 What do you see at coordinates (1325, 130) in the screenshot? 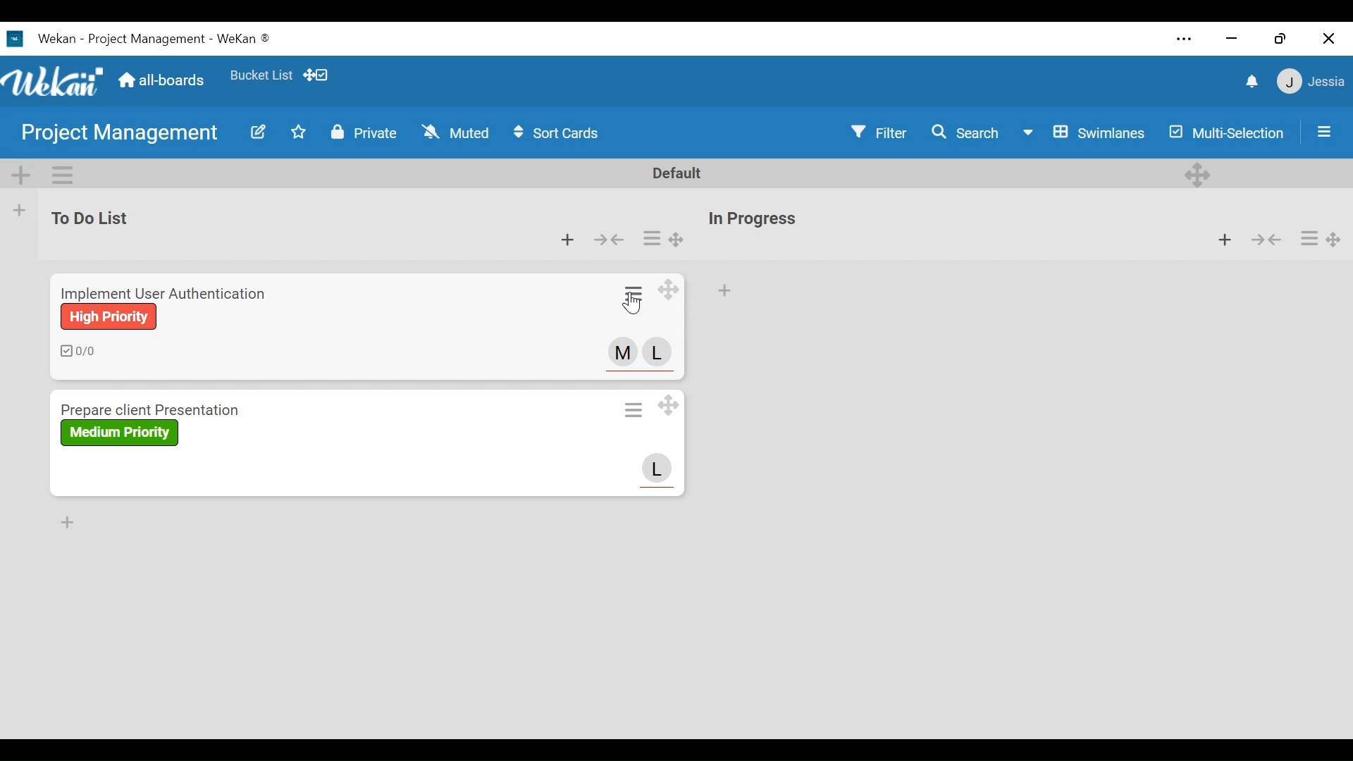
I see `Show/Hide Sidepane` at bounding box center [1325, 130].